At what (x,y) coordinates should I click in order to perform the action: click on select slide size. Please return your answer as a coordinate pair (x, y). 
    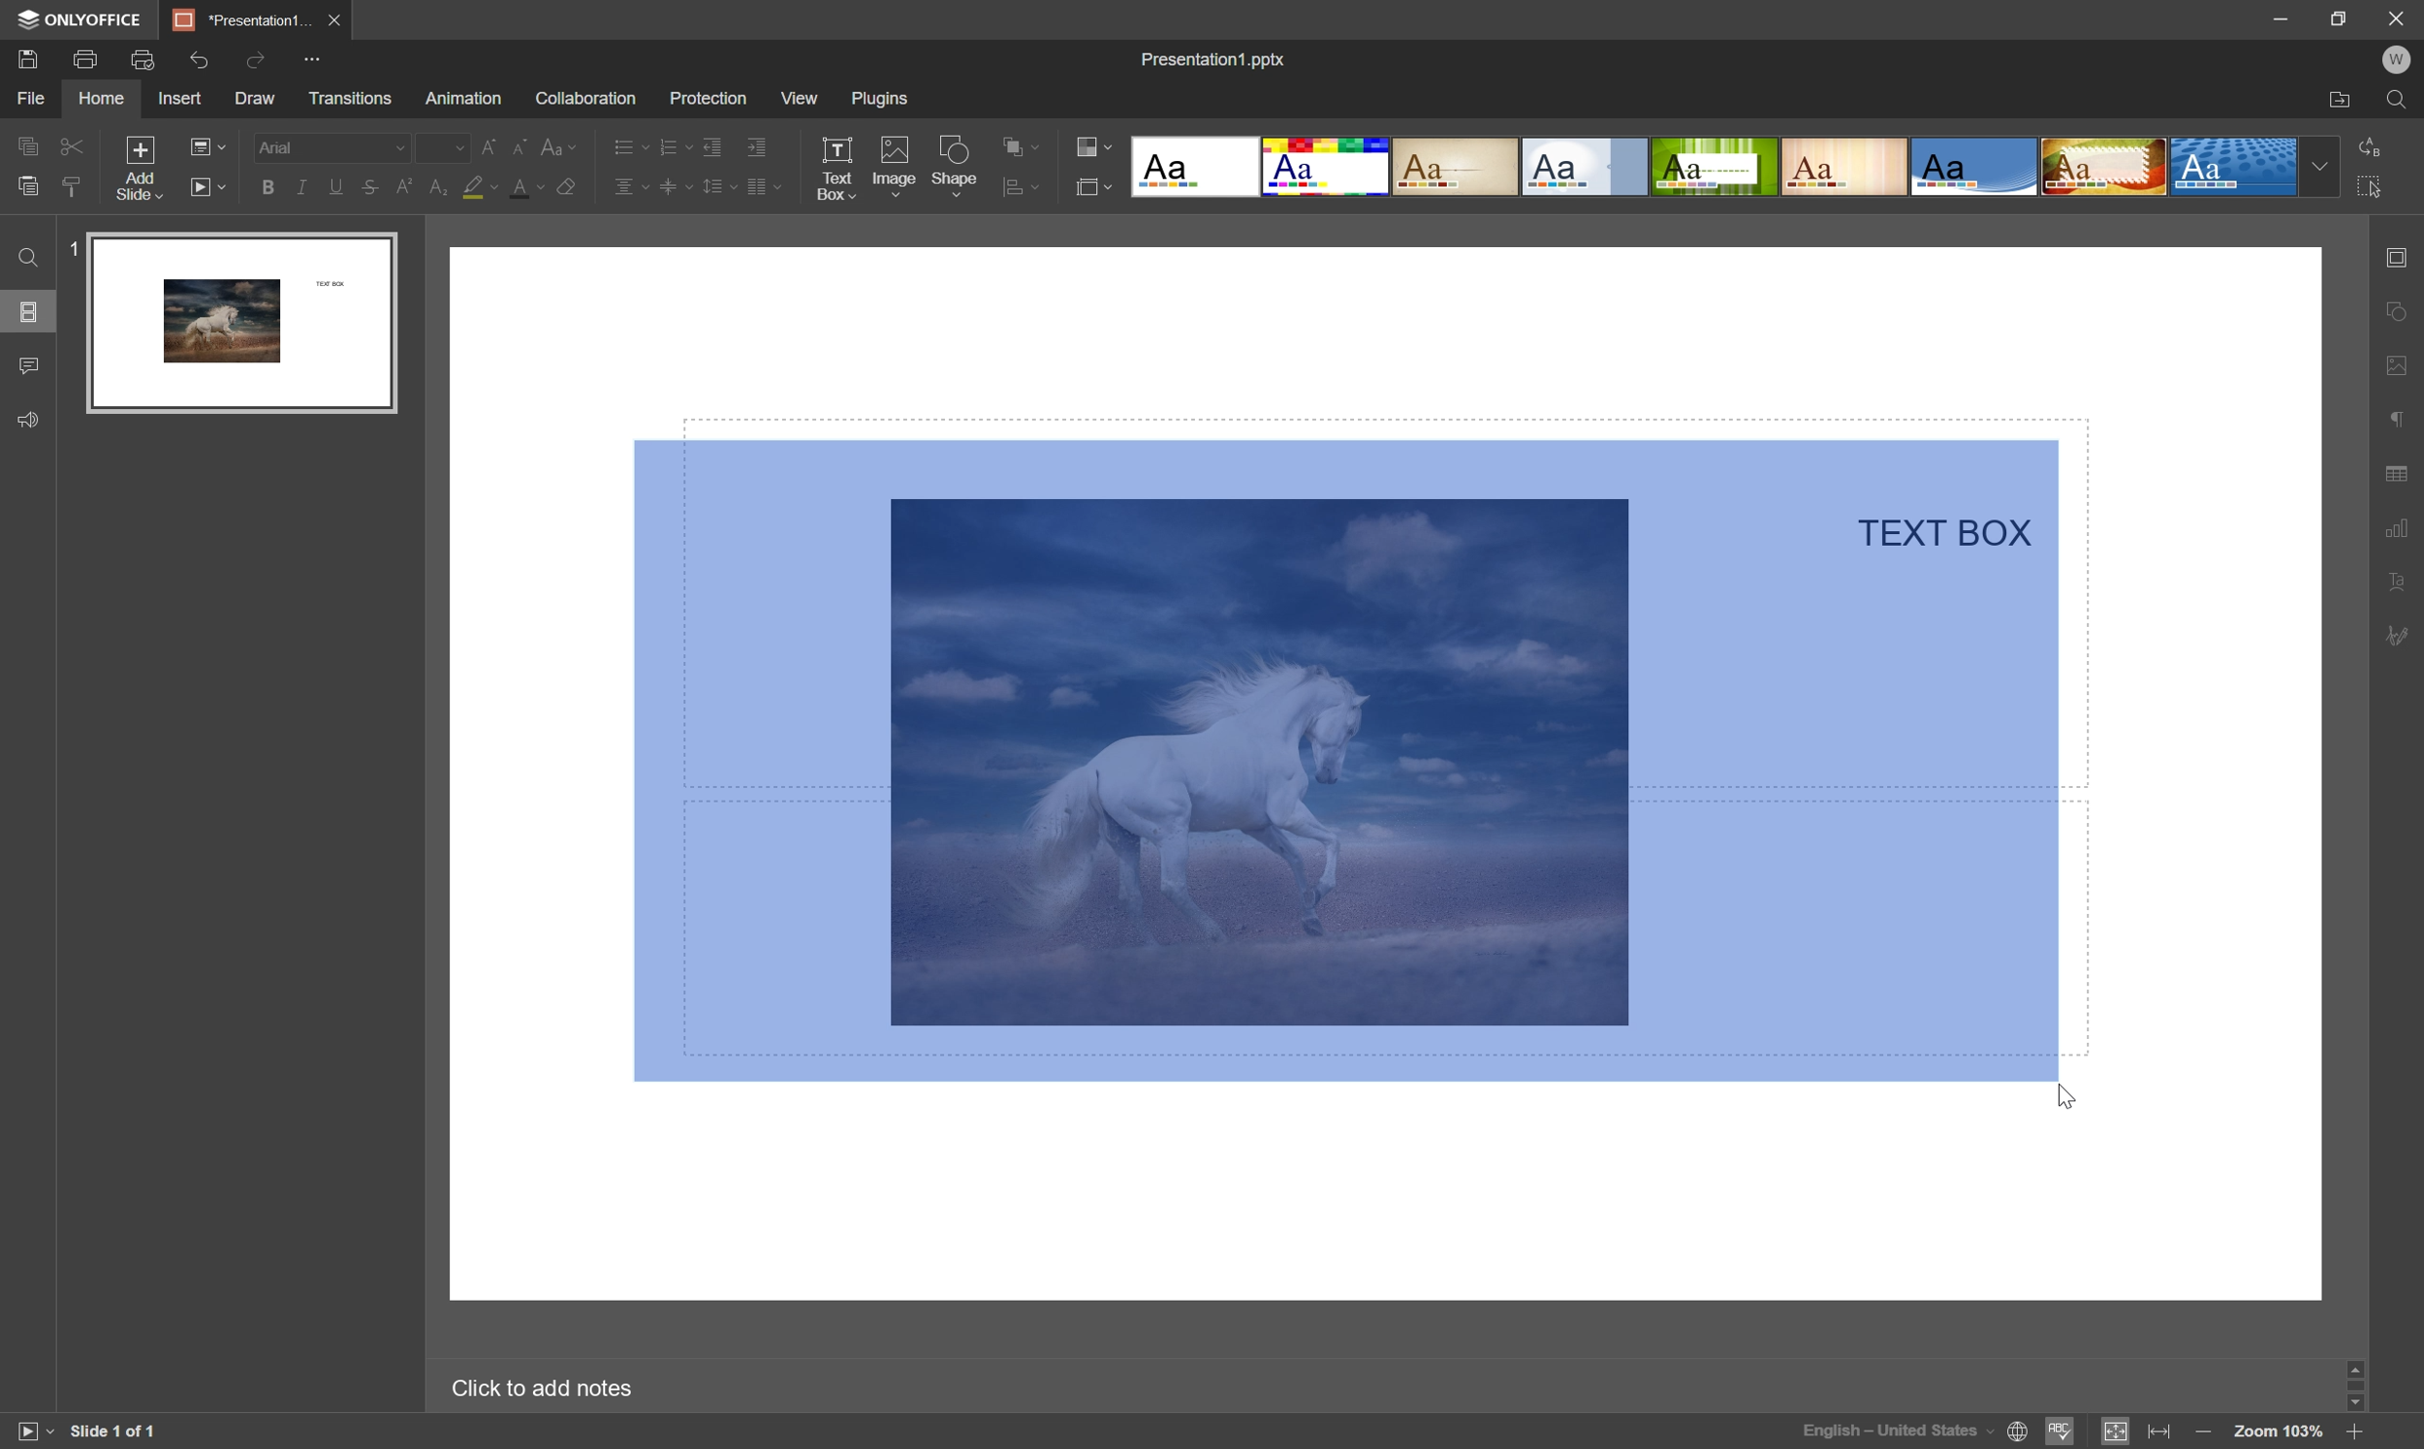
    Looking at the image, I should click on (1094, 188).